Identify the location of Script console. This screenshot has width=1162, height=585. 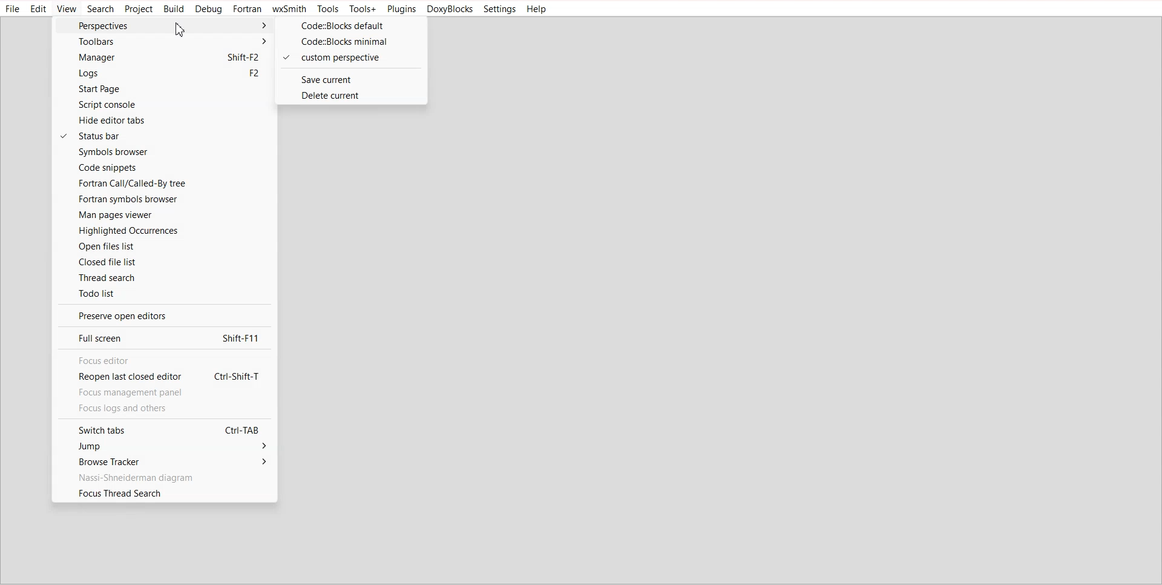
(162, 105).